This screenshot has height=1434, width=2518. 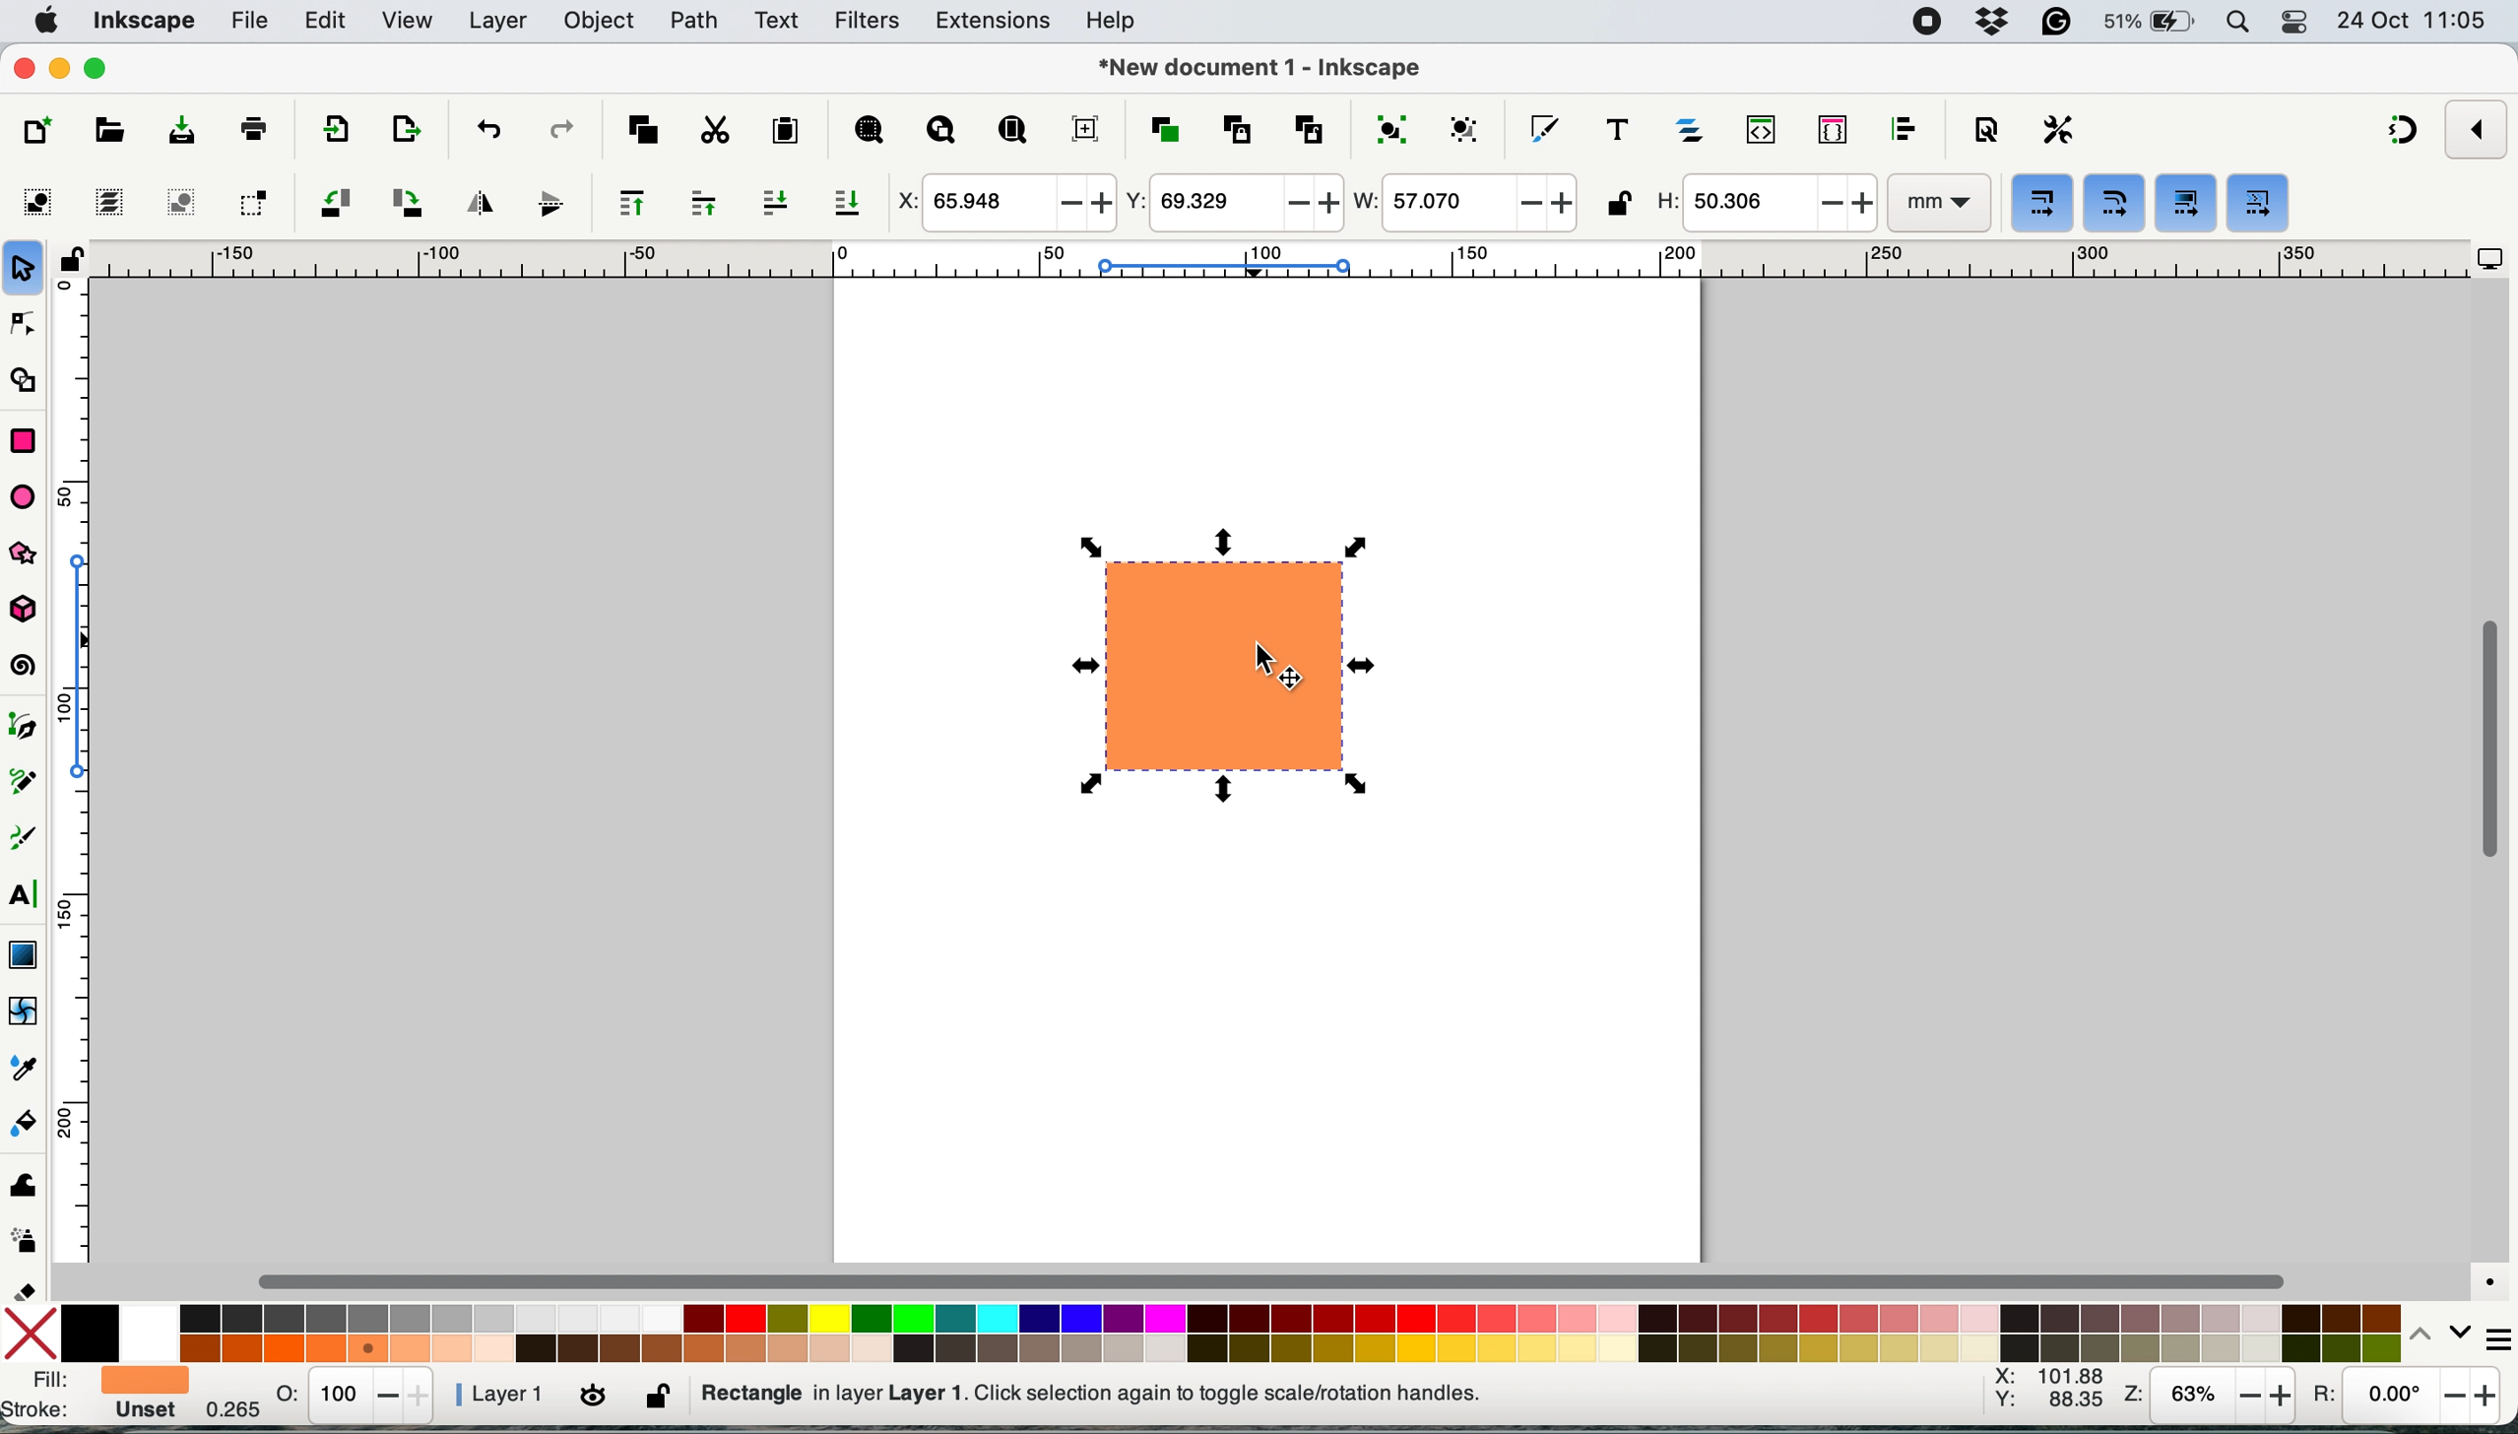 I want to click on grammarly, so click(x=2059, y=24).